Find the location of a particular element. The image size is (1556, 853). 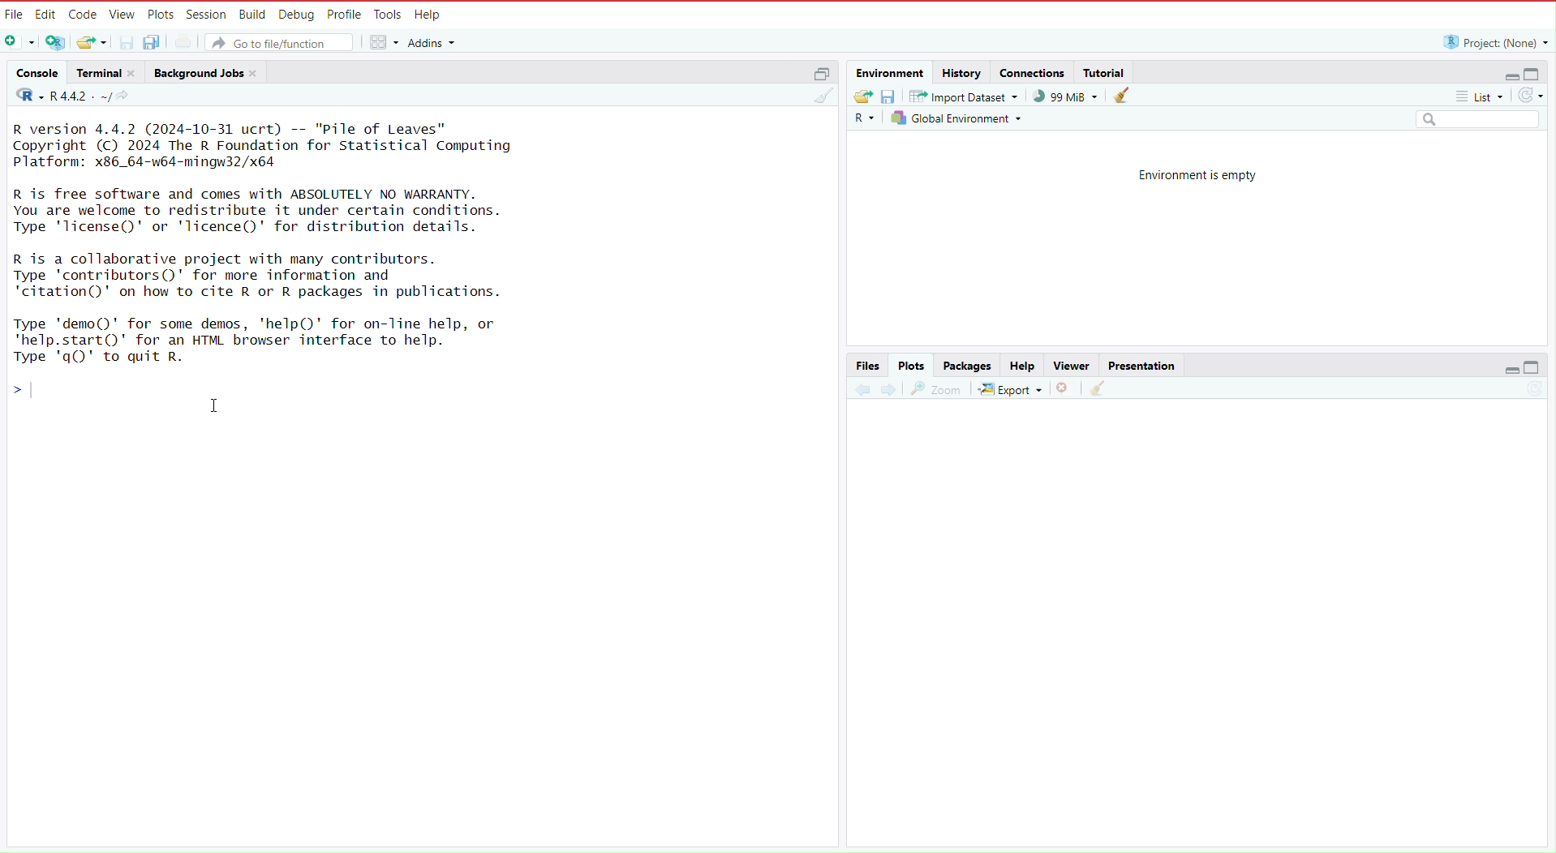

save workspace as is located at coordinates (888, 98).